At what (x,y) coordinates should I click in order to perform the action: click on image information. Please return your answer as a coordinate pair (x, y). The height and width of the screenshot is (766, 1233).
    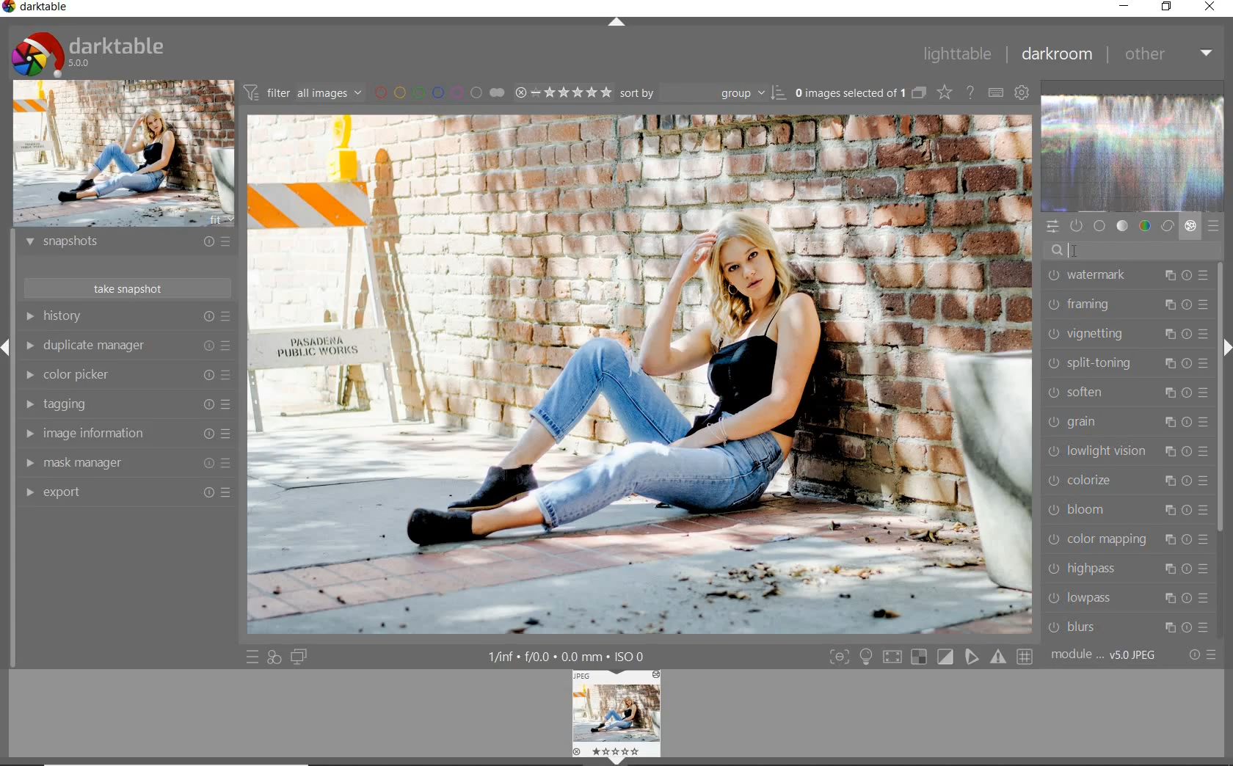
    Looking at the image, I should click on (126, 434).